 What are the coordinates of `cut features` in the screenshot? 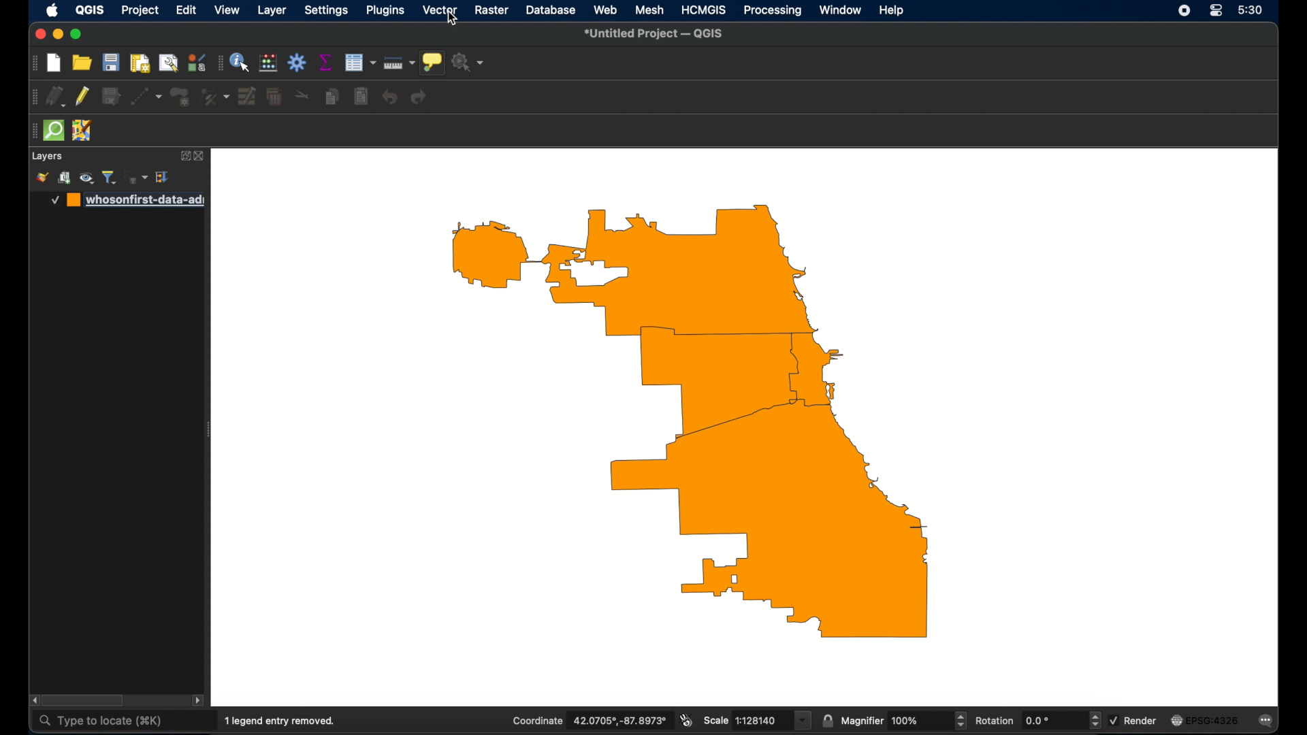 It's located at (302, 96).